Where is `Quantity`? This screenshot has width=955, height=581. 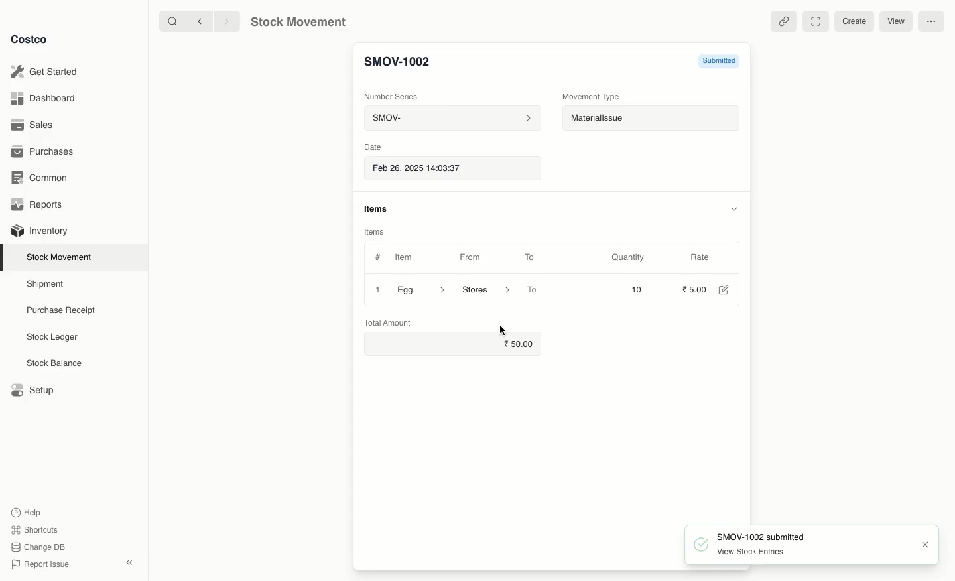 Quantity is located at coordinates (630, 258).